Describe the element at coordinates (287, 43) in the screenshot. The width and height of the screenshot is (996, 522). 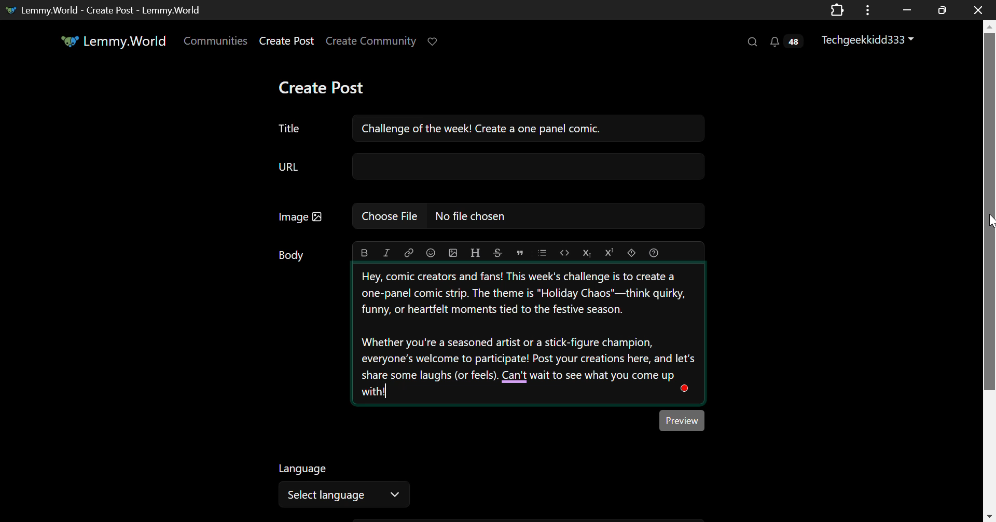
I see `Create Post` at that location.